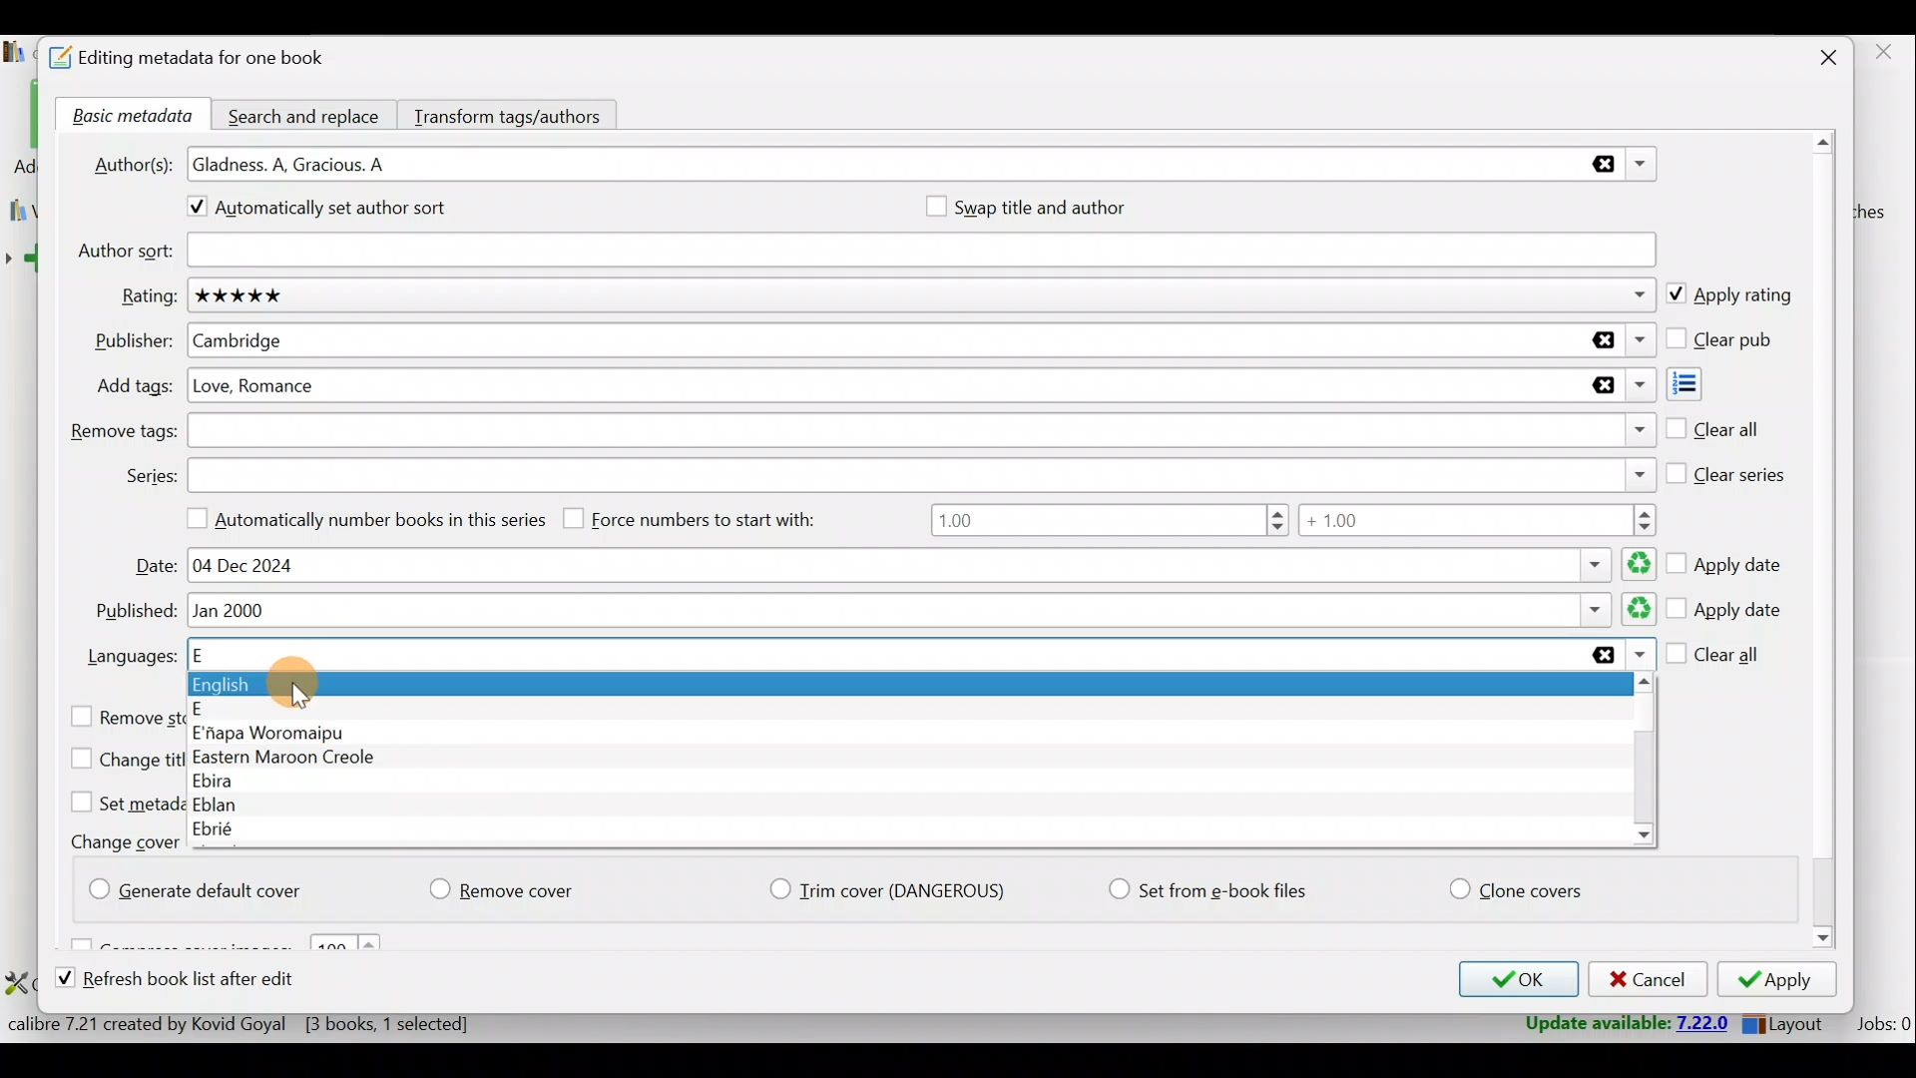 The width and height of the screenshot is (1916, 1078). What do you see at coordinates (1882, 1023) in the screenshot?
I see `Jobs` at bounding box center [1882, 1023].